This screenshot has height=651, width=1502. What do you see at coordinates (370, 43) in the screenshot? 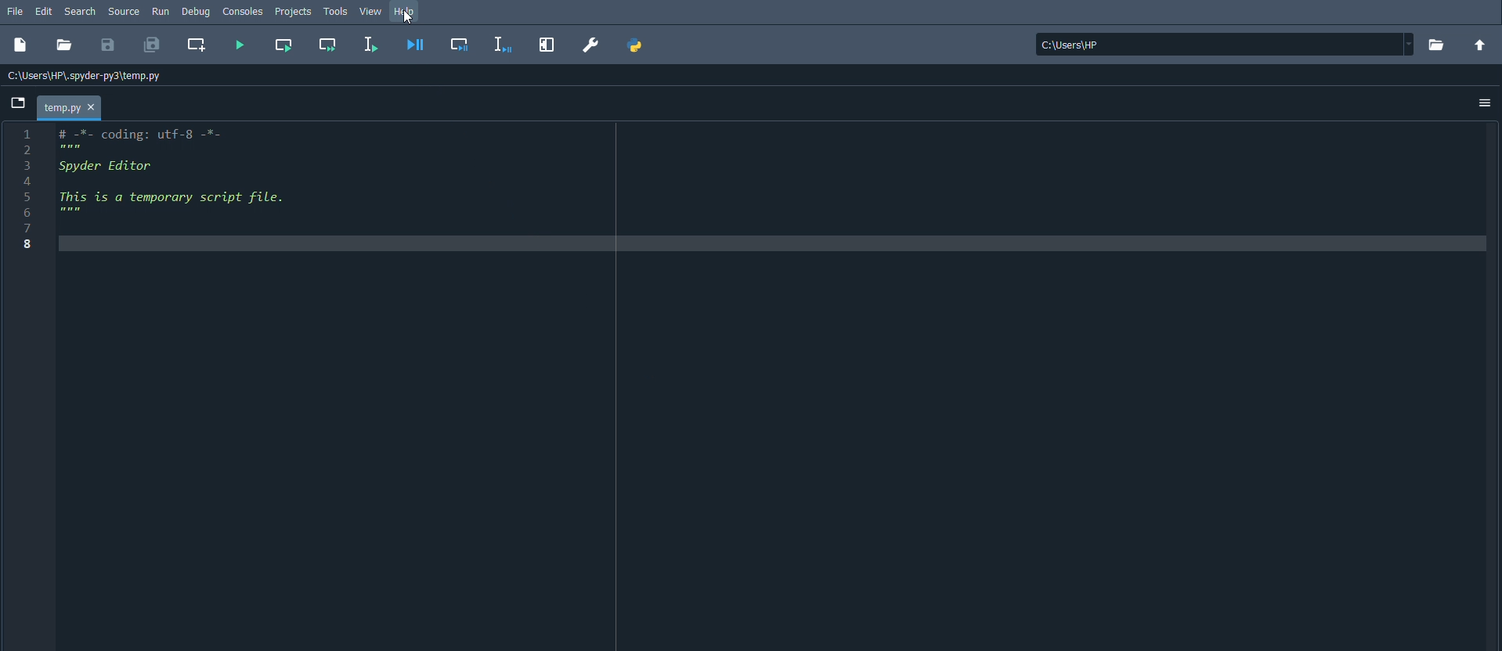
I see `Run selection or current line` at bounding box center [370, 43].